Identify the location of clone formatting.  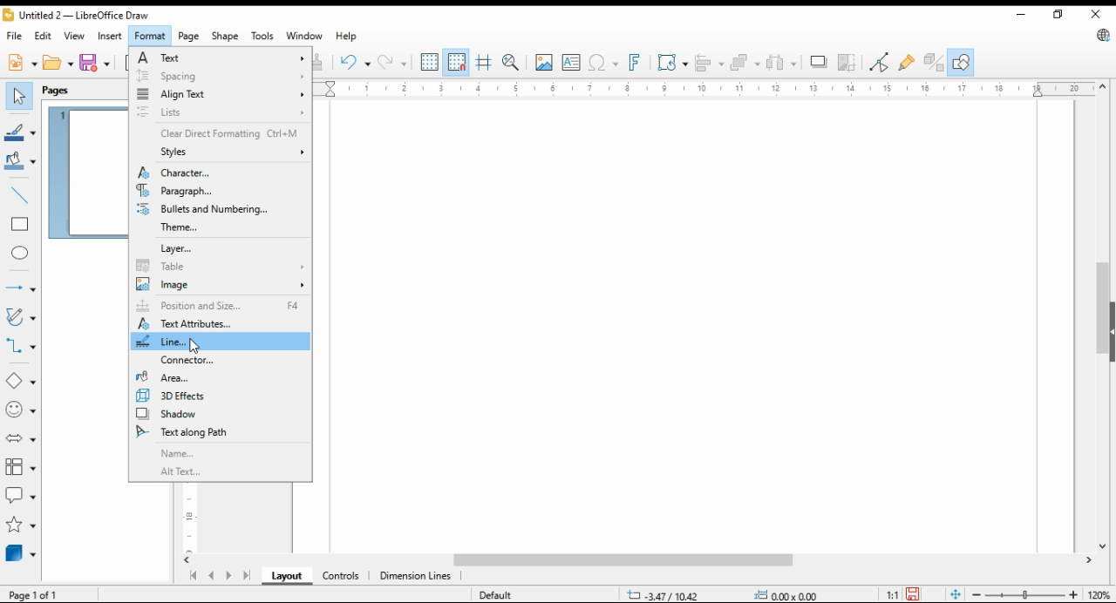
(320, 63).